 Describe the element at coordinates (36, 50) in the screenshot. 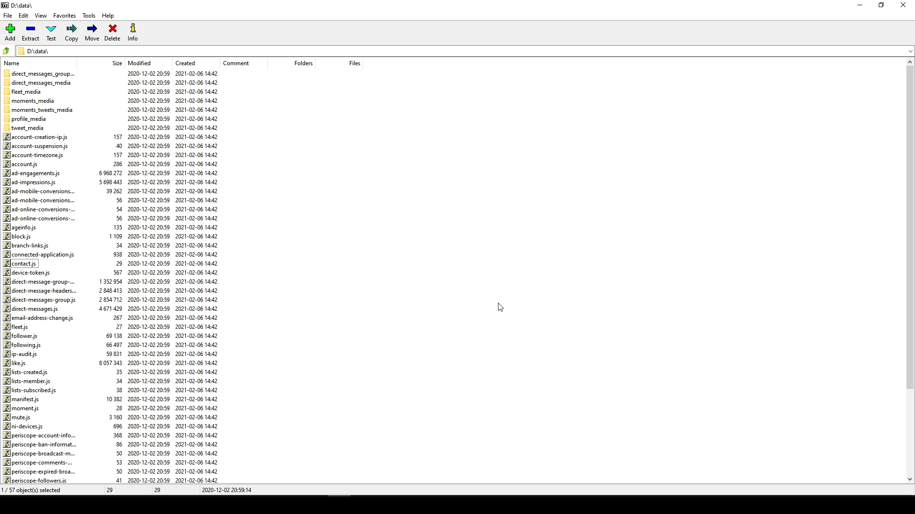

I see `D:\data\` at that location.